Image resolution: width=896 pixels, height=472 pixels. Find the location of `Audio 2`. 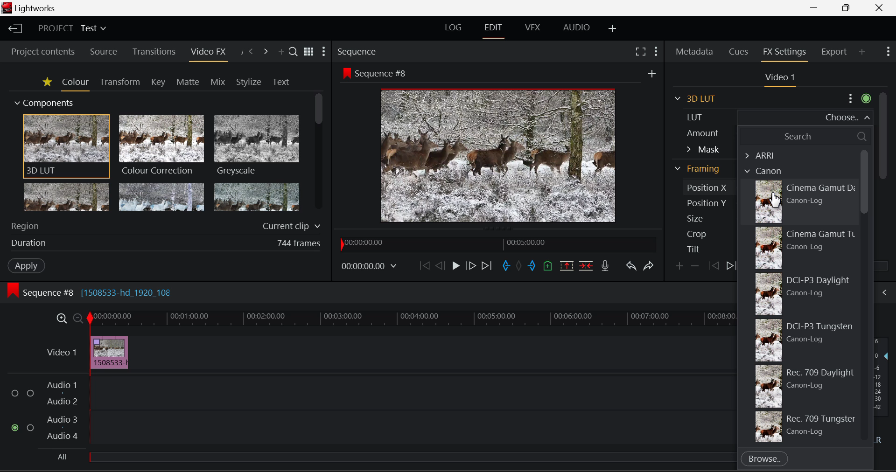

Audio 2 is located at coordinates (63, 402).